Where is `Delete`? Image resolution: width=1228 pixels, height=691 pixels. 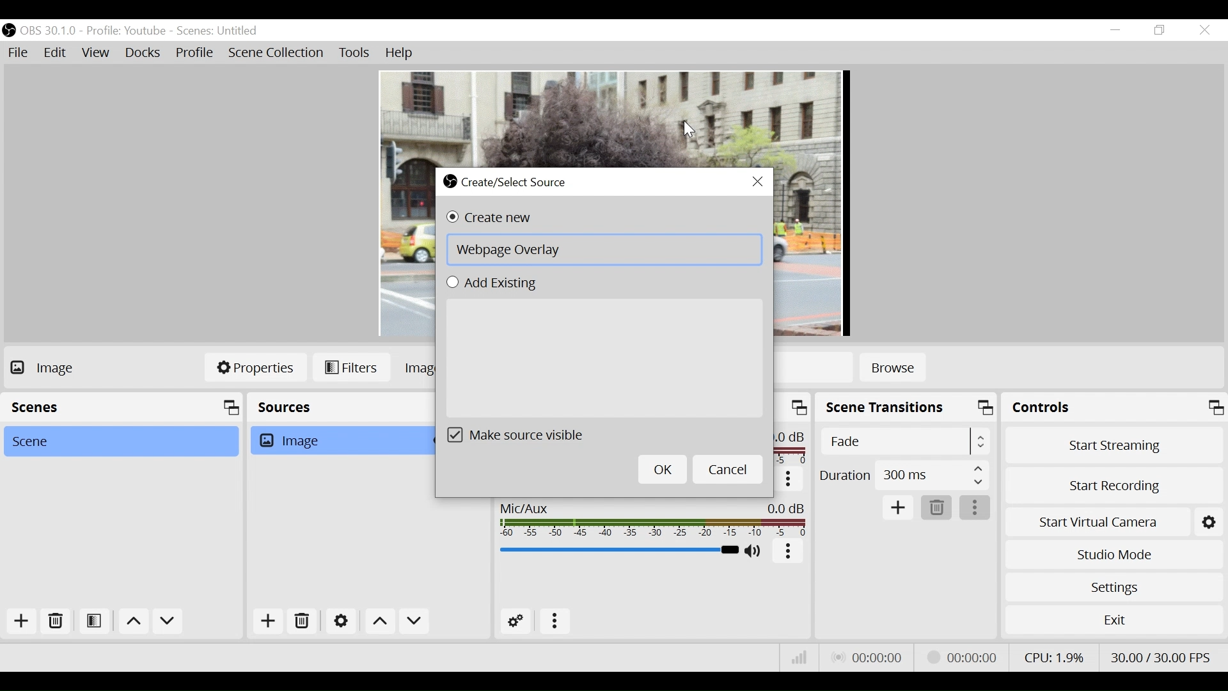 Delete is located at coordinates (302, 621).